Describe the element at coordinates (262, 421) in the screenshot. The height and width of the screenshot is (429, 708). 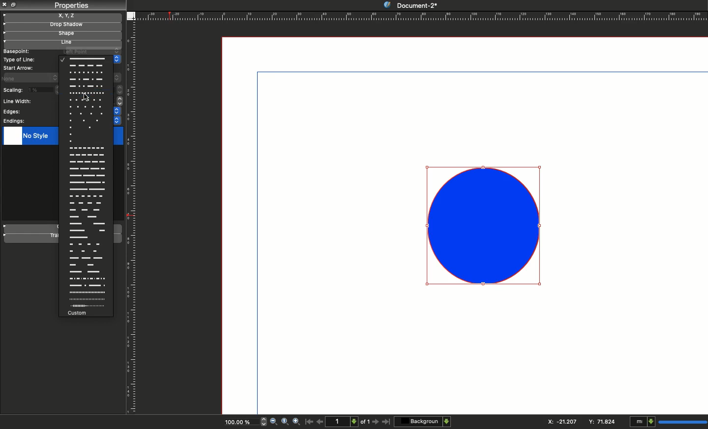
I see `zoom in and out` at that location.